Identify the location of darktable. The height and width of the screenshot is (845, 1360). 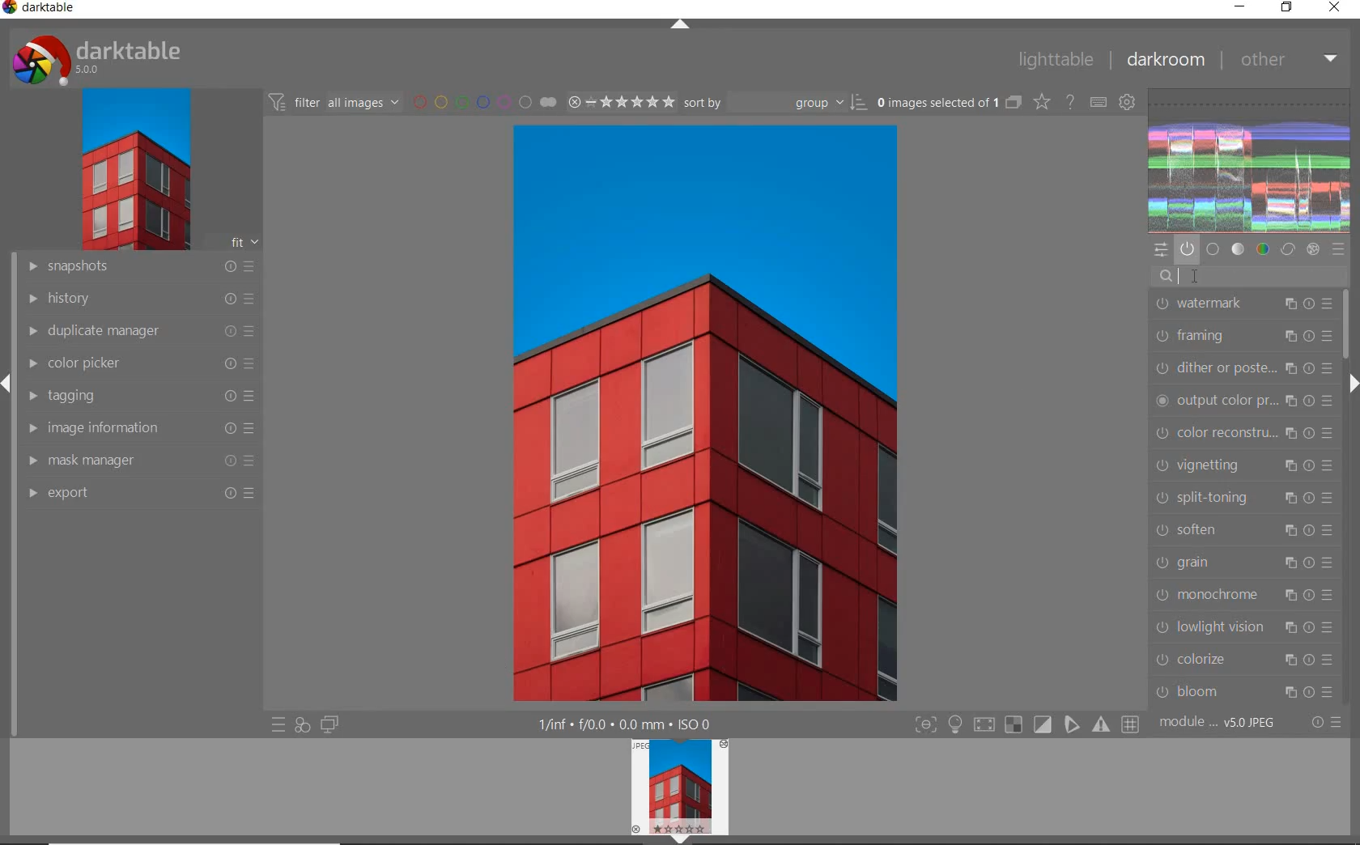
(113, 56).